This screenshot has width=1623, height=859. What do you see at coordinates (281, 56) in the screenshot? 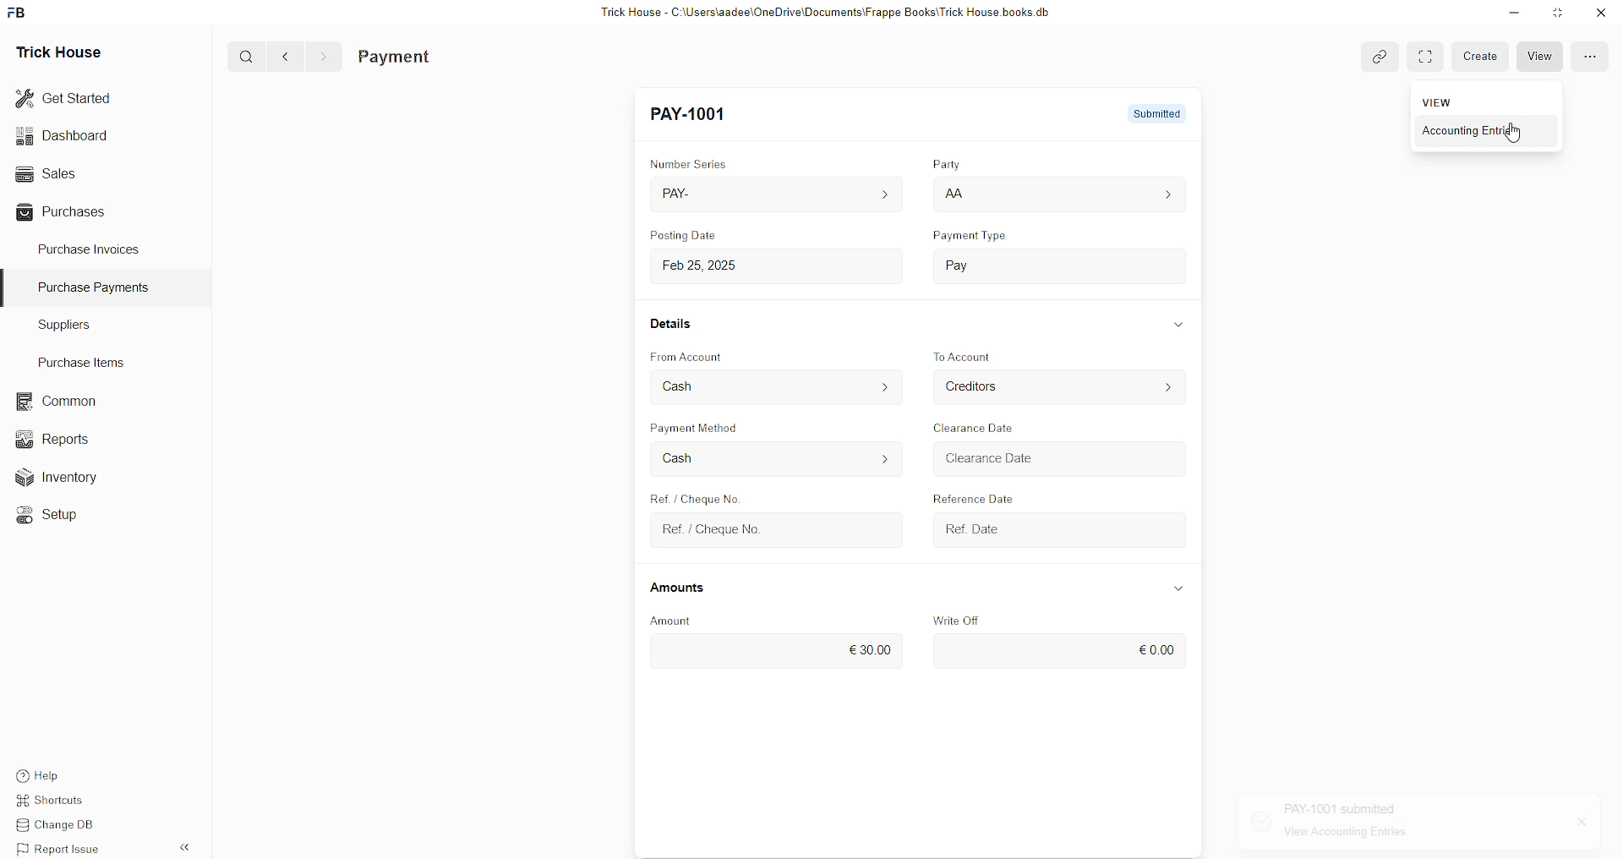
I see `<` at bounding box center [281, 56].